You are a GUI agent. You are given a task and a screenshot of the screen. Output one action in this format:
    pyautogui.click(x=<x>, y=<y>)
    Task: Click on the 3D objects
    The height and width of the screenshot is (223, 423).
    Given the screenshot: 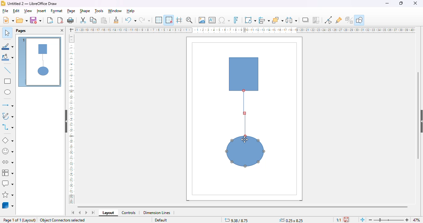 What is the action you would take?
    pyautogui.click(x=8, y=205)
    